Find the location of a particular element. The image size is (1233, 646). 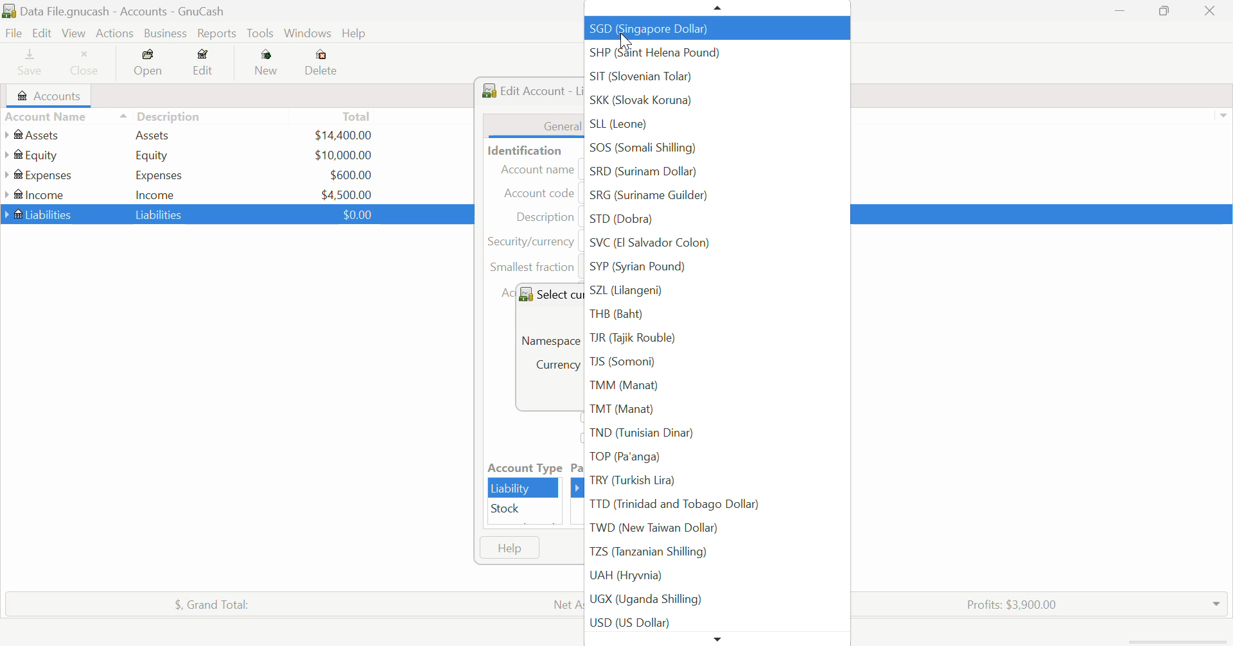

Expenses Account is located at coordinates (37, 175).